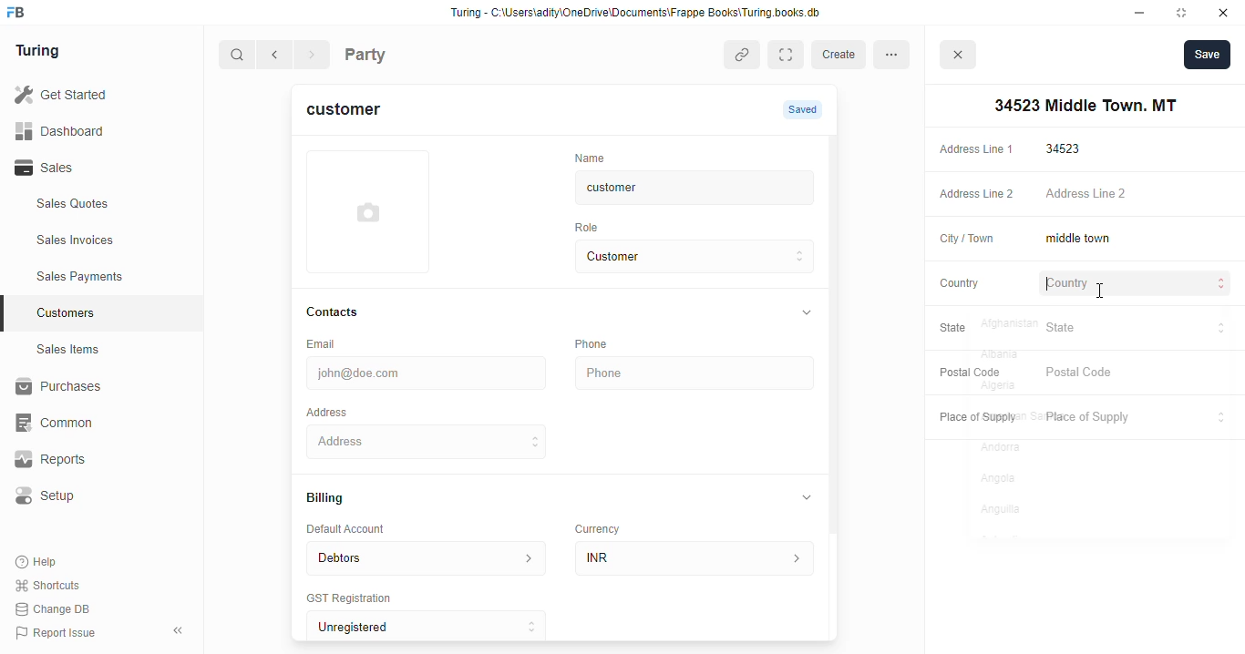  Describe the element at coordinates (972, 195) in the screenshot. I see `Address Line 2` at that location.